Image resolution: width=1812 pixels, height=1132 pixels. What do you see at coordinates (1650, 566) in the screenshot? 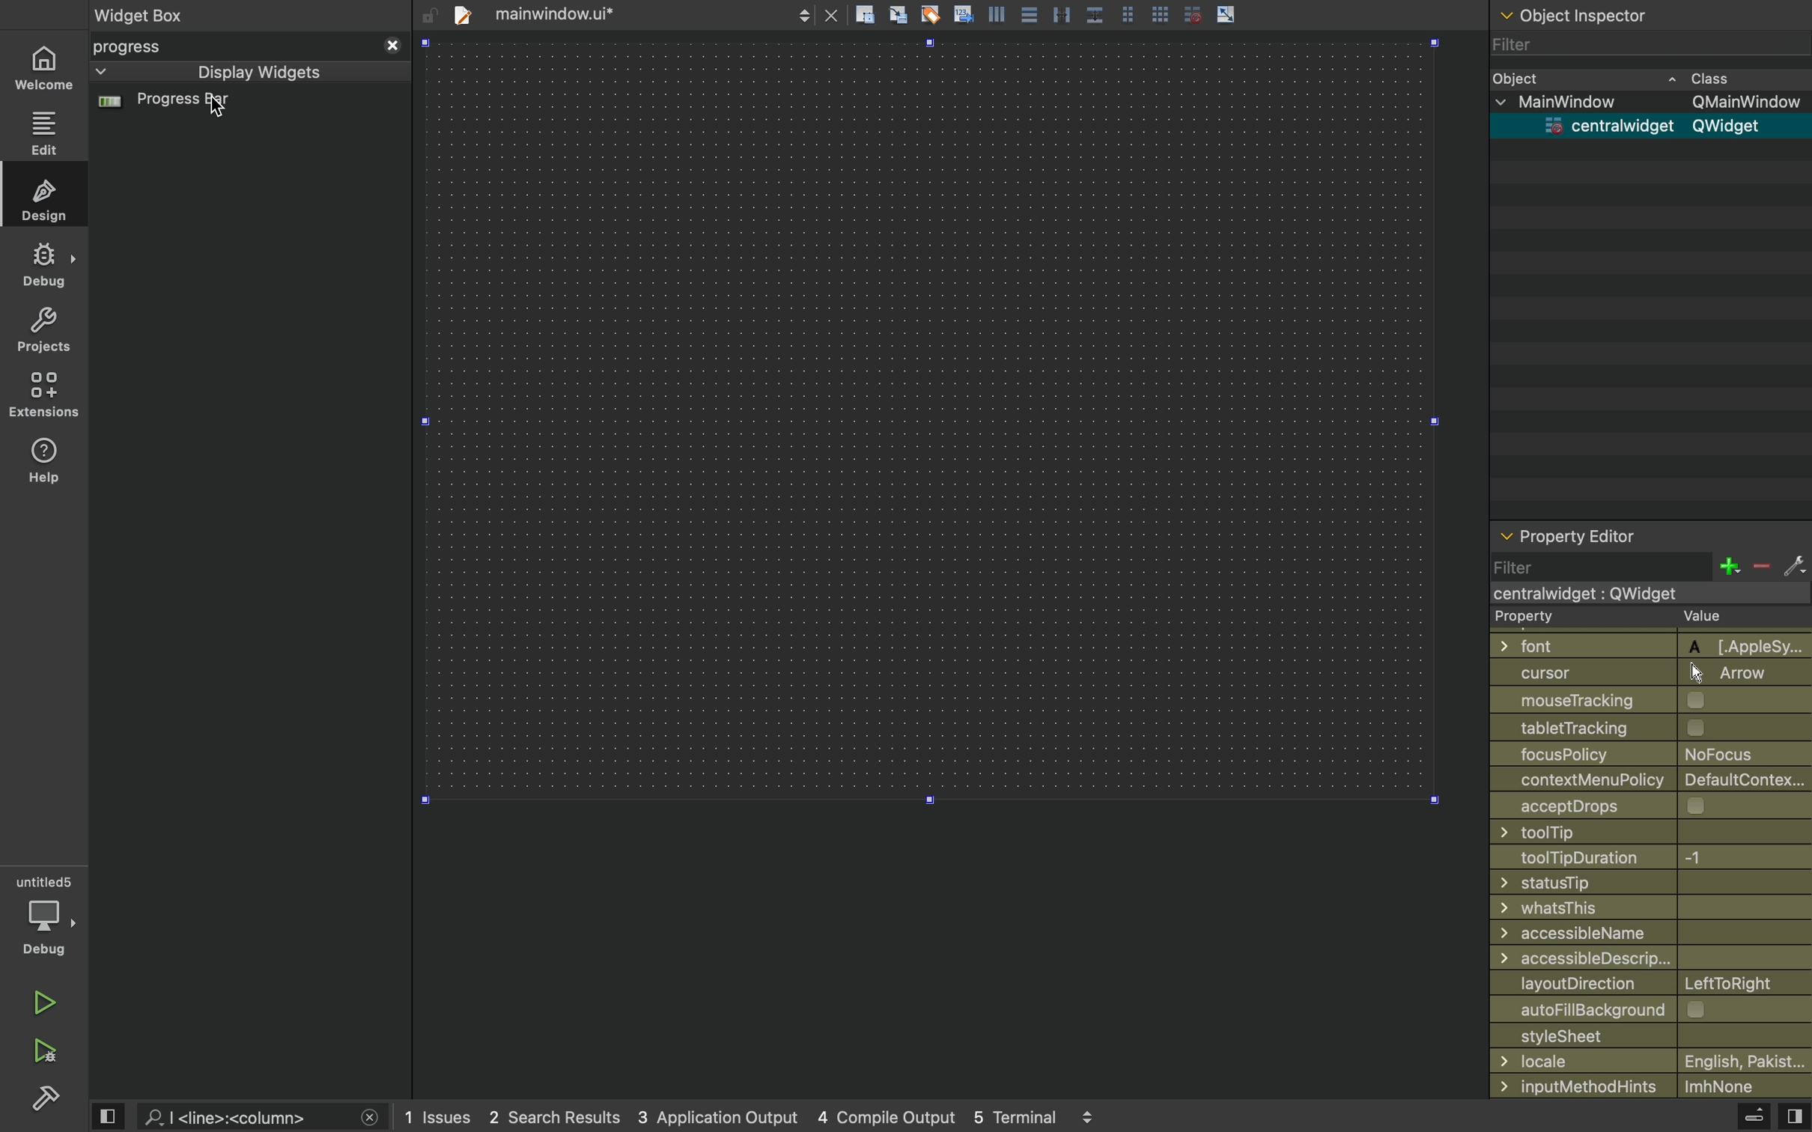
I see `filter` at bounding box center [1650, 566].